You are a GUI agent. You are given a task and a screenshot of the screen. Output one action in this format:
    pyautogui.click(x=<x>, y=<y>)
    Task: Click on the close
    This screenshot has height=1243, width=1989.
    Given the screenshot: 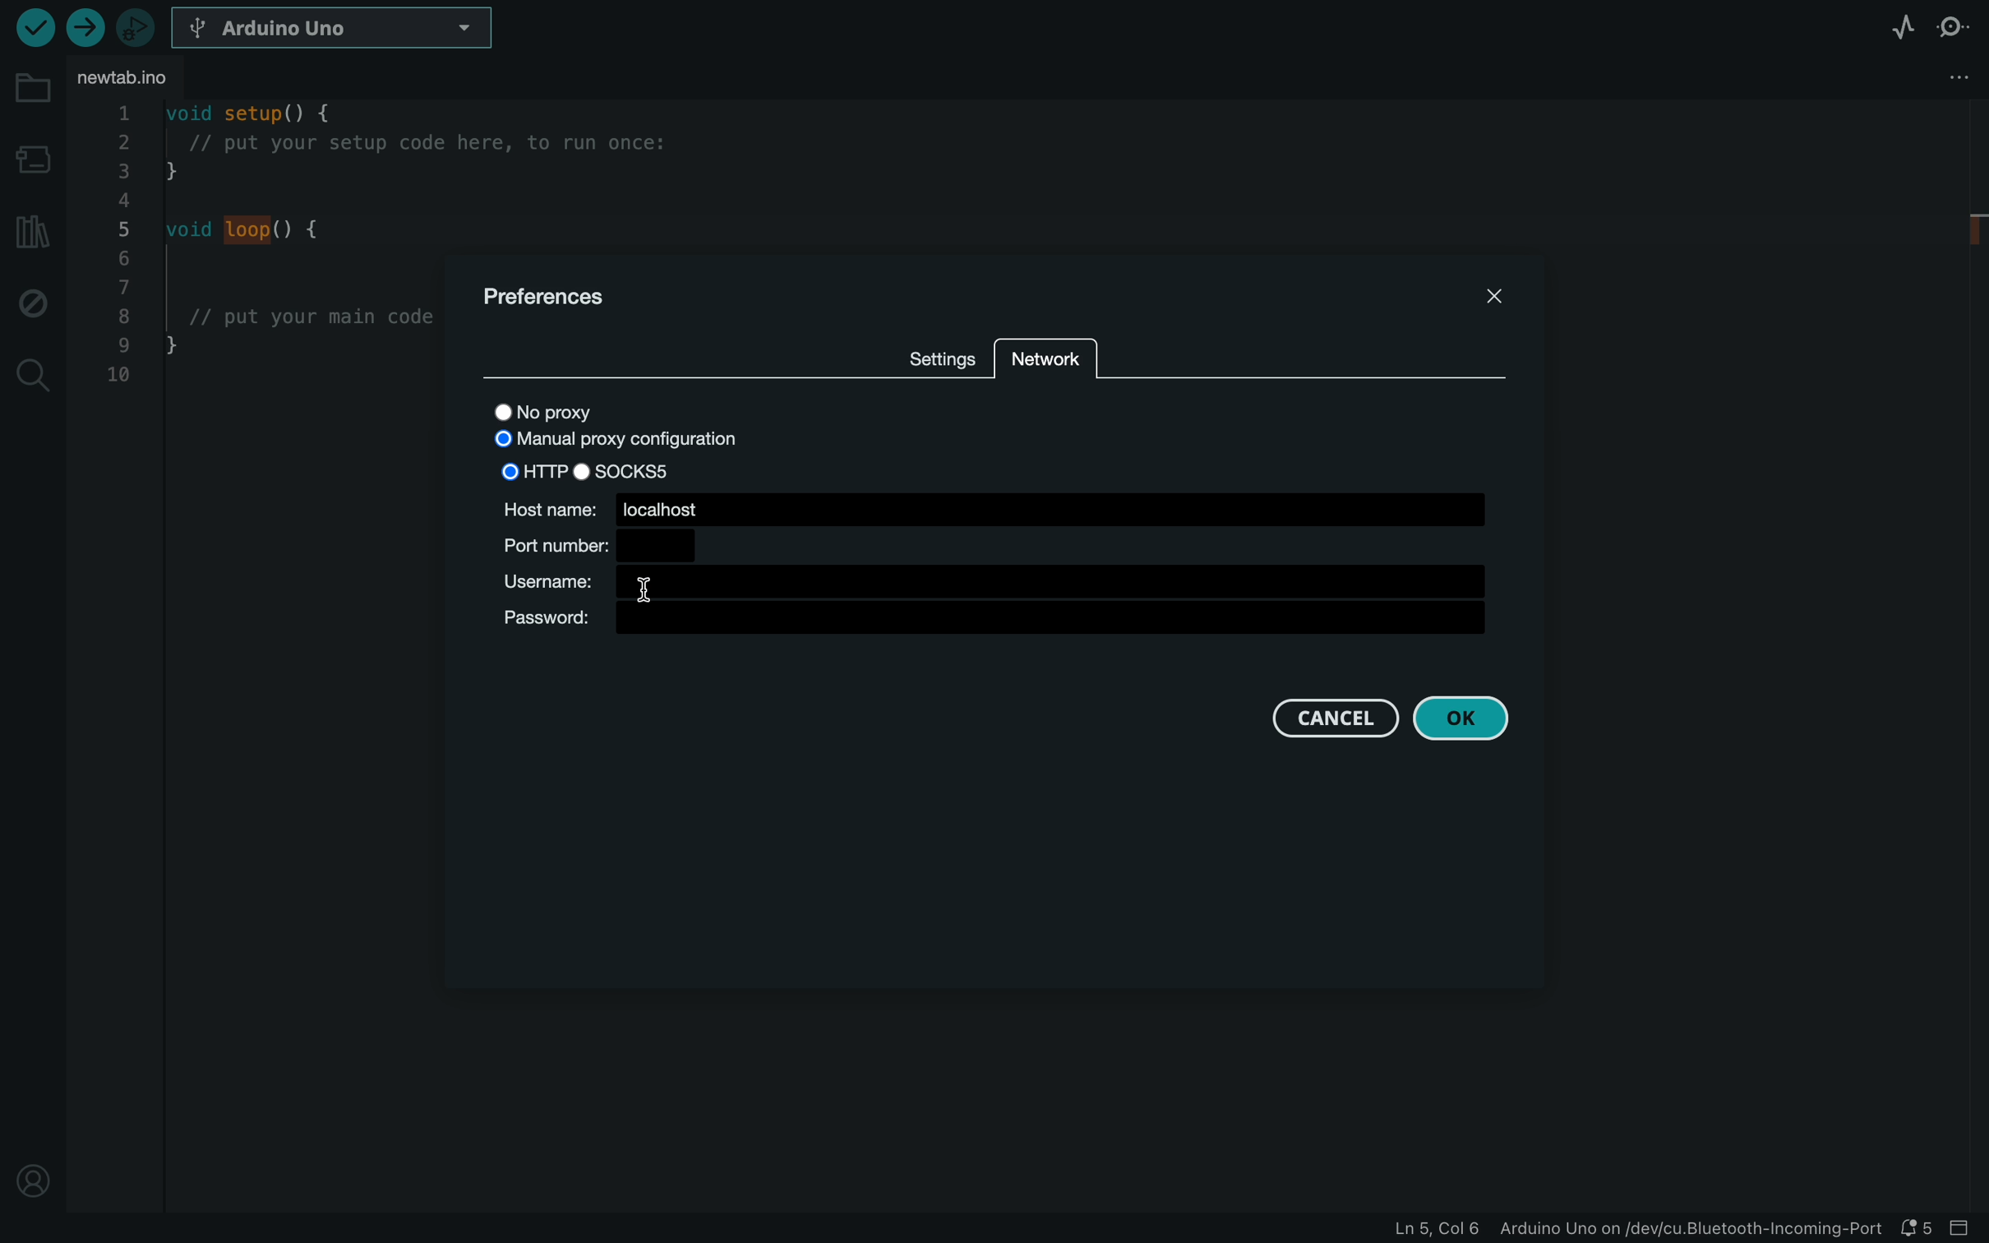 What is the action you would take?
    pyautogui.click(x=1496, y=292)
    